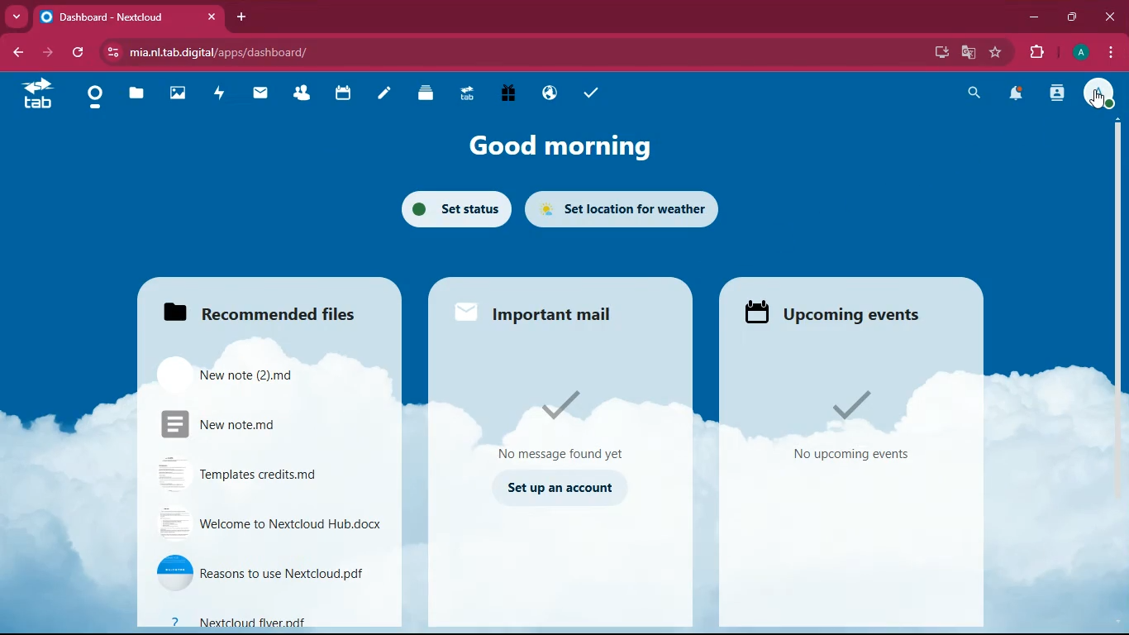 Image resolution: width=1129 pixels, height=635 pixels. What do you see at coordinates (388, 97) in the screenshot?
I see `notes` at bounding box center [388, 97].